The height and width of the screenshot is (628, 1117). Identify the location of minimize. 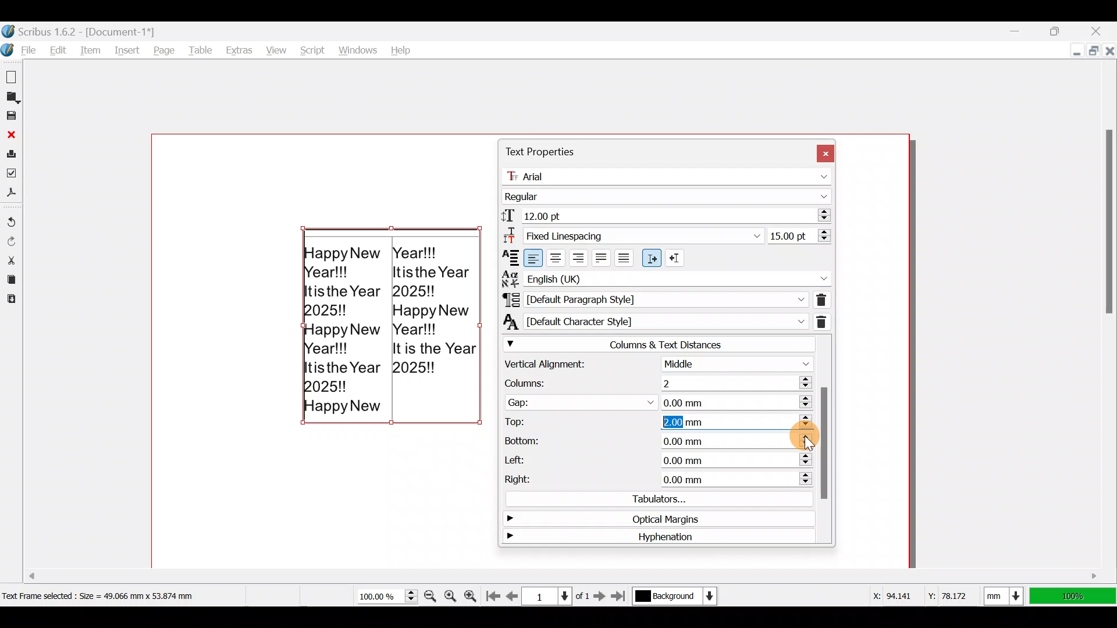
(1068, 51).